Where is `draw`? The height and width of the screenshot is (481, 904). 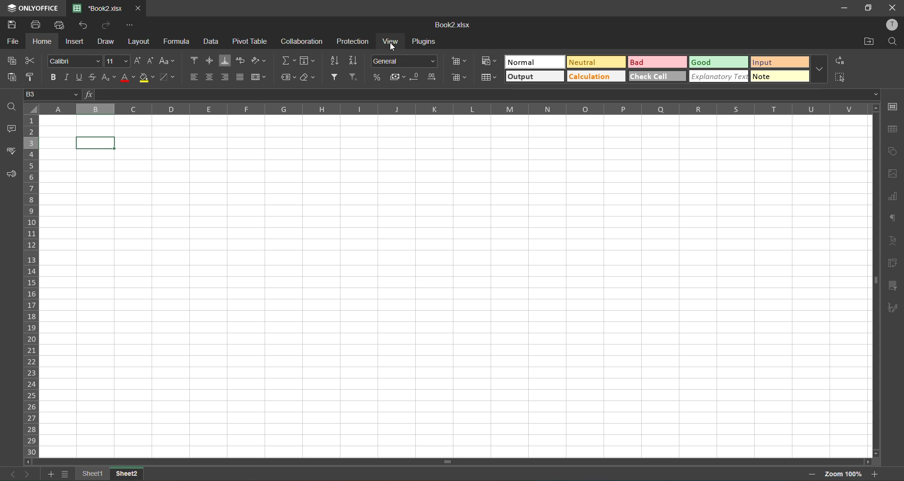
draw is located at coordinates (107, 41).